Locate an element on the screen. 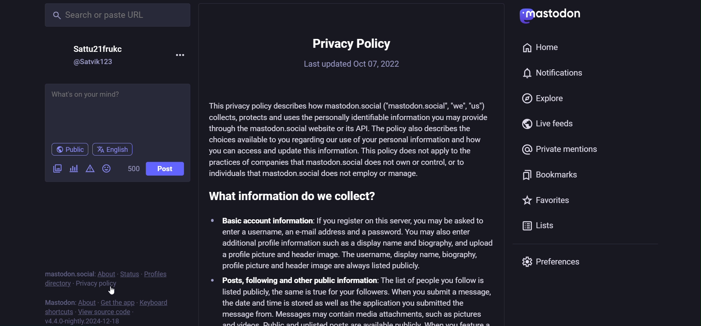 The width and height of the screenshot is (701, 326). version is located at coordinates (84, 321).